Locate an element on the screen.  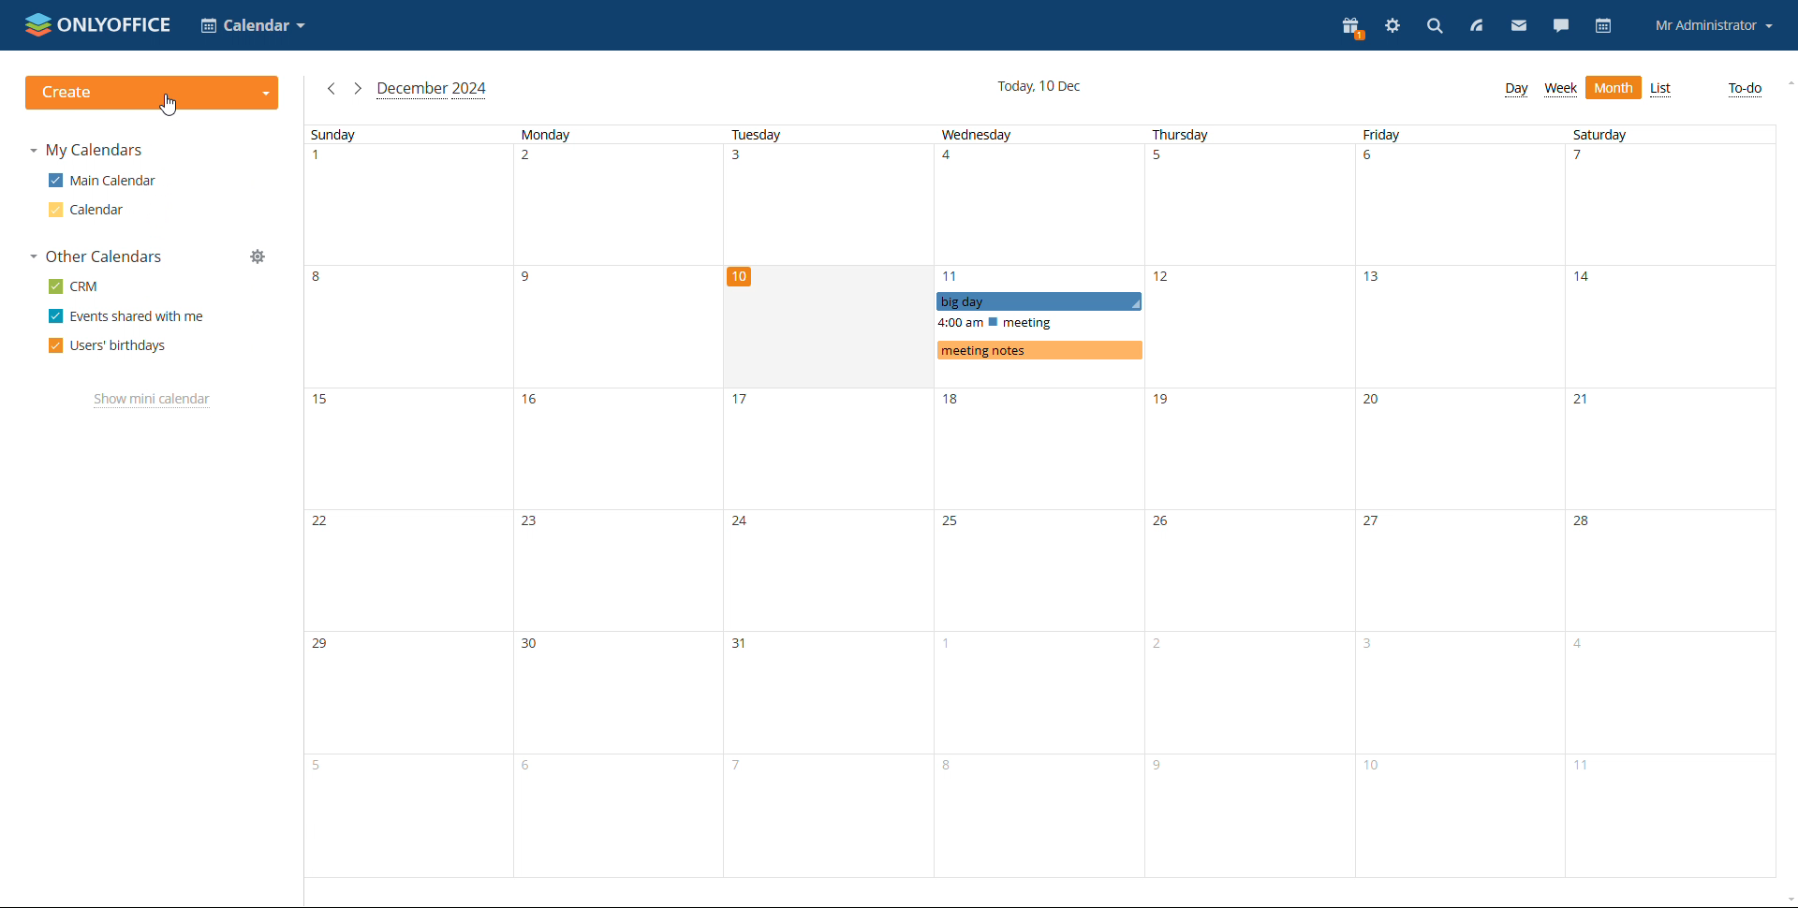
calendar is located at coordinates (85, 211).